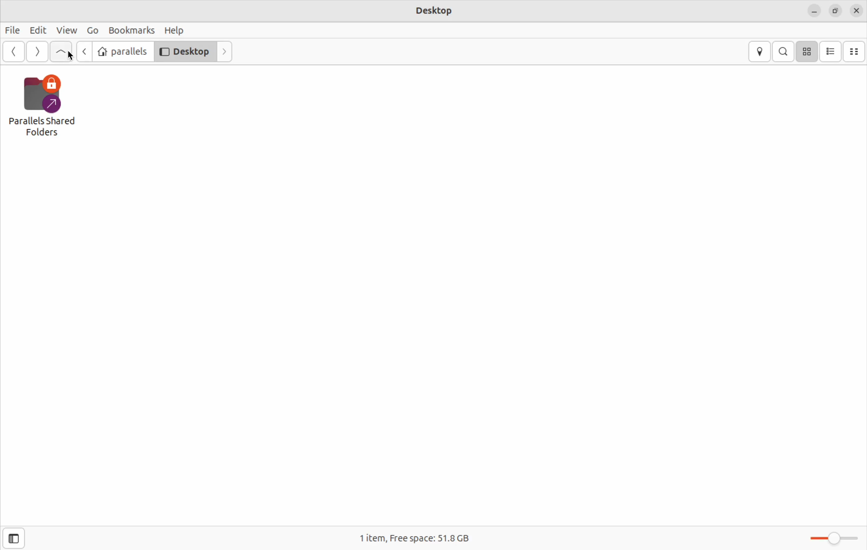 This screenshot has width=867, height=550. What do you see at coordinates (414, 537) in the screenshot?
I see `1 items free space 51.8 Gb` at bounding box center [414, 537].